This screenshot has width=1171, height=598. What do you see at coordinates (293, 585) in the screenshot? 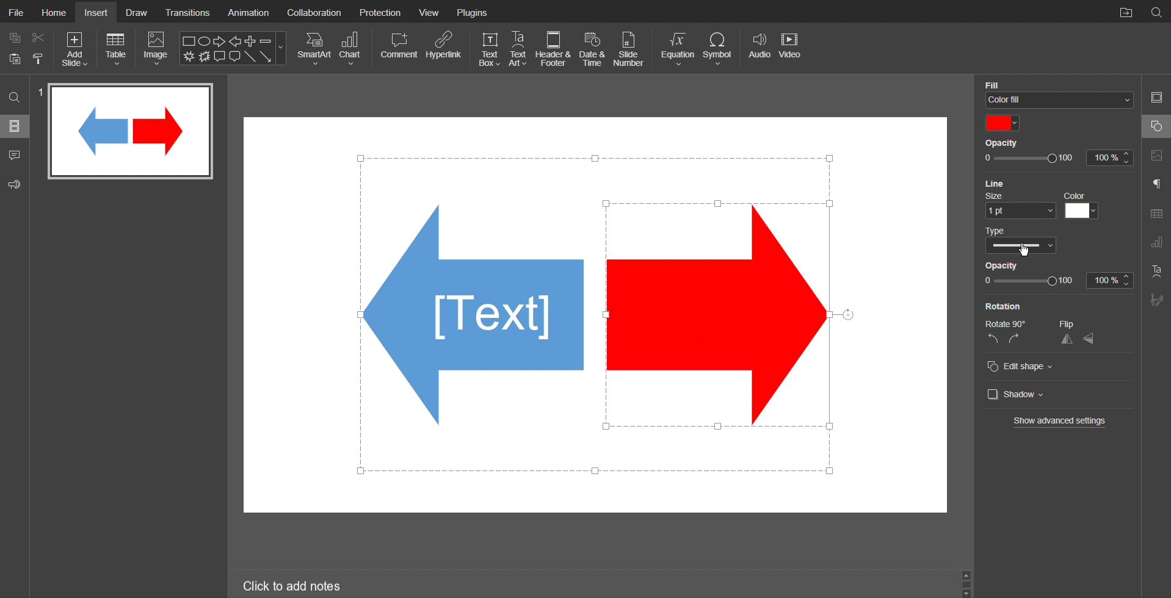
I see `Click to add notes` at bounding box center [293, 585].